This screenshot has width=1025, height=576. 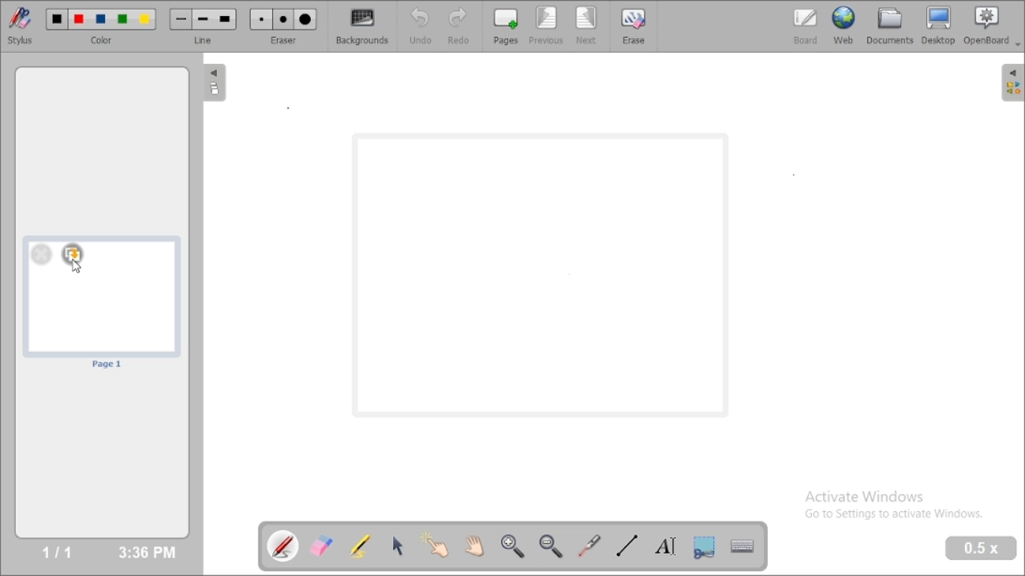 What do you see at coordinates (939, 26) in the screenshot?
I see `desktop` at bounding box center [939, 26].